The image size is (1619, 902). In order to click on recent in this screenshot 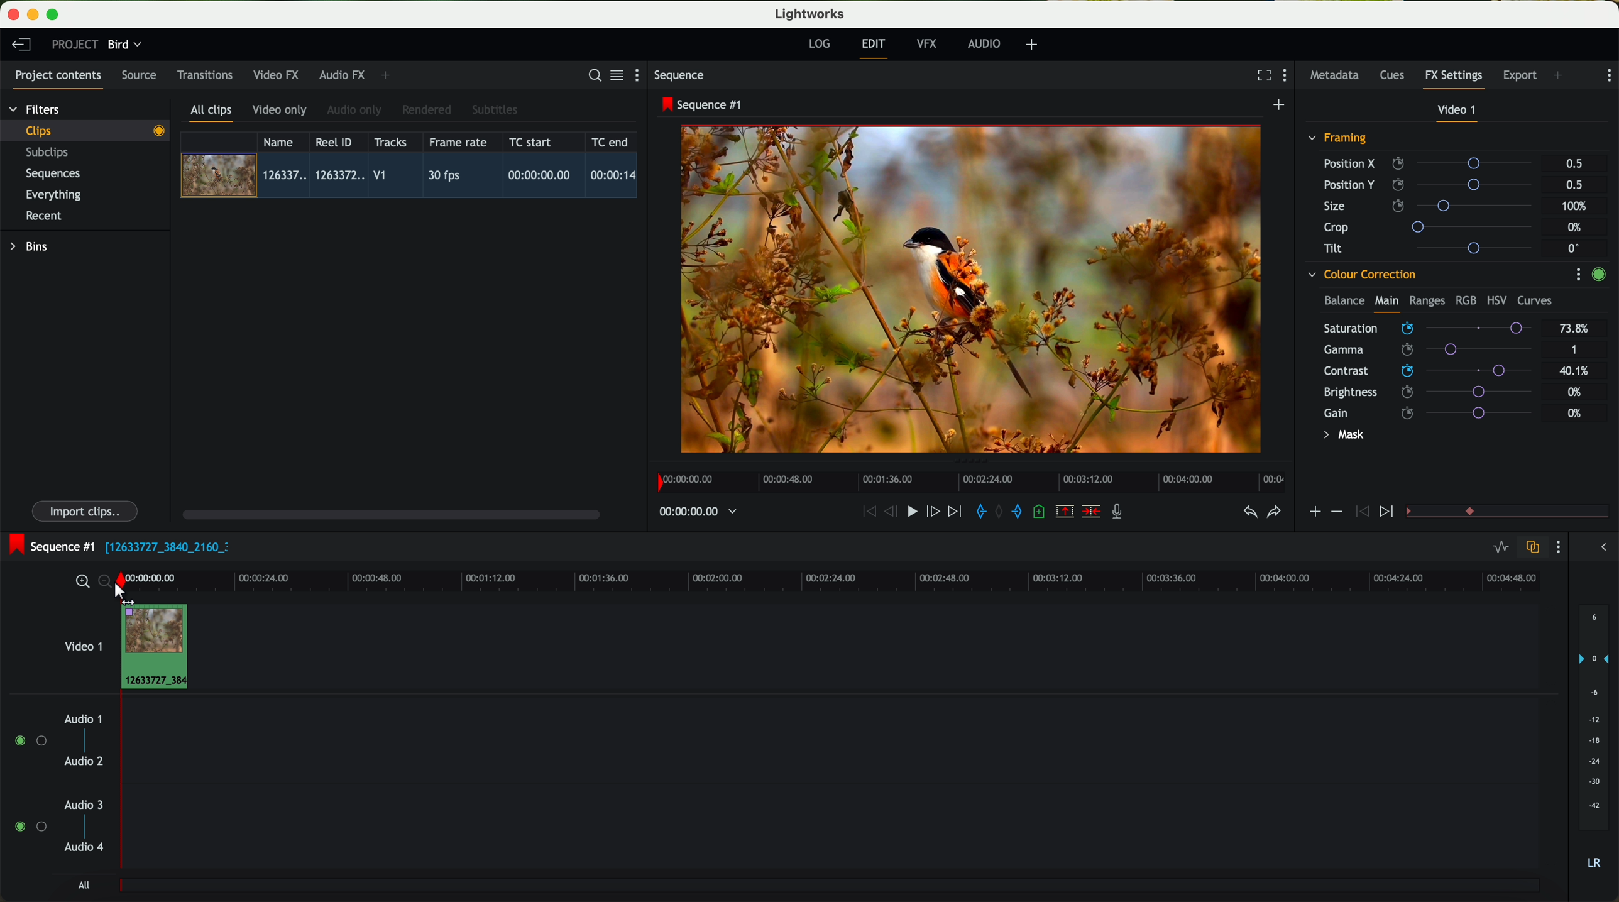, I will do `click(44, 217)`.